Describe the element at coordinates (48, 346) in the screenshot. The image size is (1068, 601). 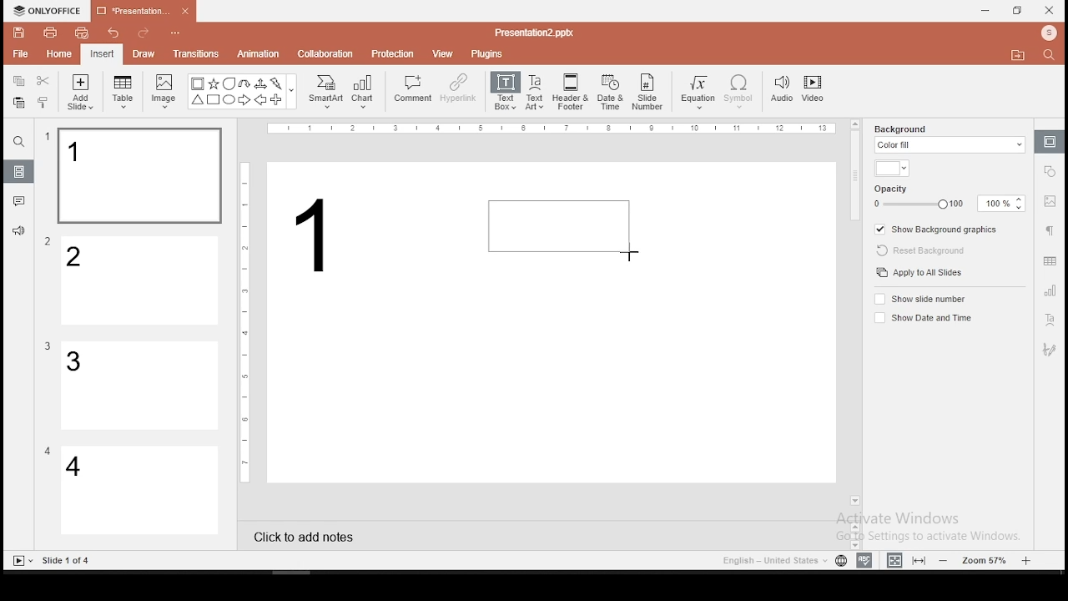
I see `` at that location.